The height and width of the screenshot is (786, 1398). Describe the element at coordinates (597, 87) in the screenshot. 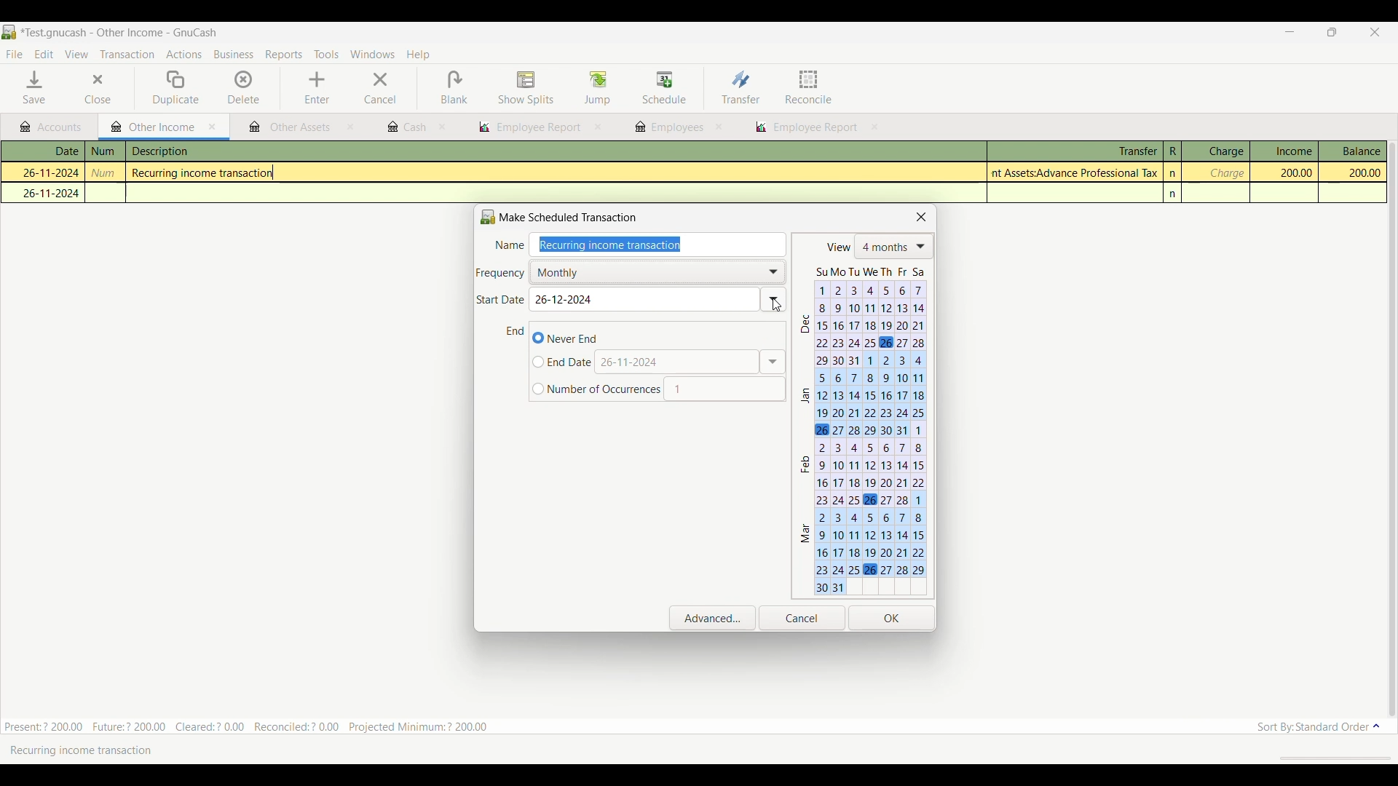

I see `Jump` at that location.